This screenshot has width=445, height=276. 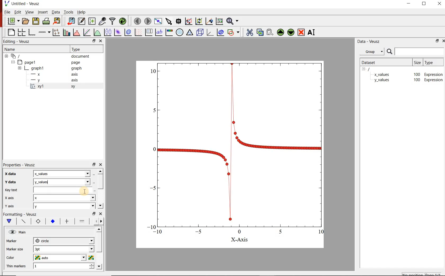 I want to click on Untitled - Veusz, so click(x=26, y=3).